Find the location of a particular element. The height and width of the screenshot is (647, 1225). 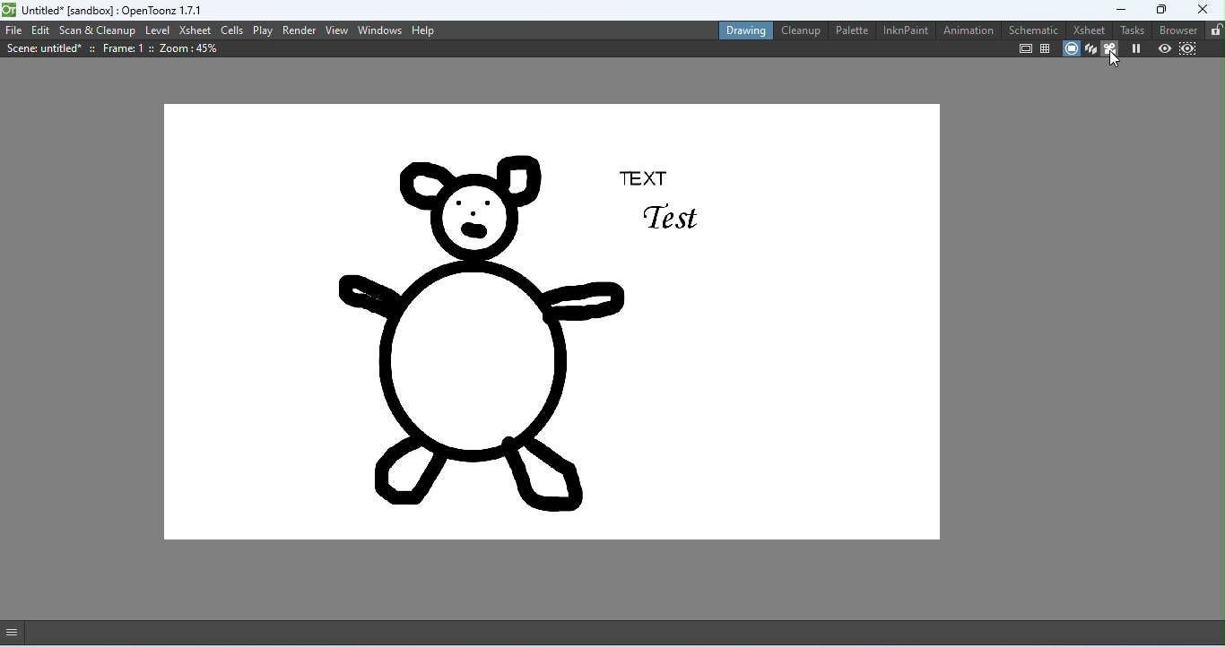

cursor is located at coordinates (1115, 60).